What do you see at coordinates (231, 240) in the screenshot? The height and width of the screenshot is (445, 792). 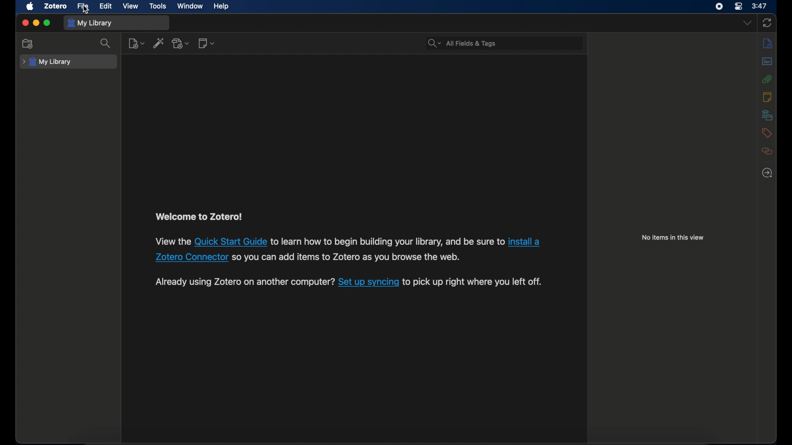 I see `hyperlink` at bounding box center [231, 240].